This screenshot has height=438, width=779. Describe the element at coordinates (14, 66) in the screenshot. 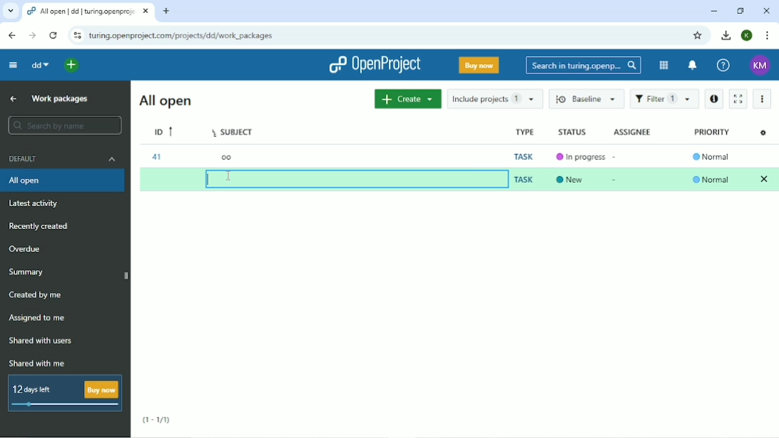

I see `Collapse project menu` at that location.